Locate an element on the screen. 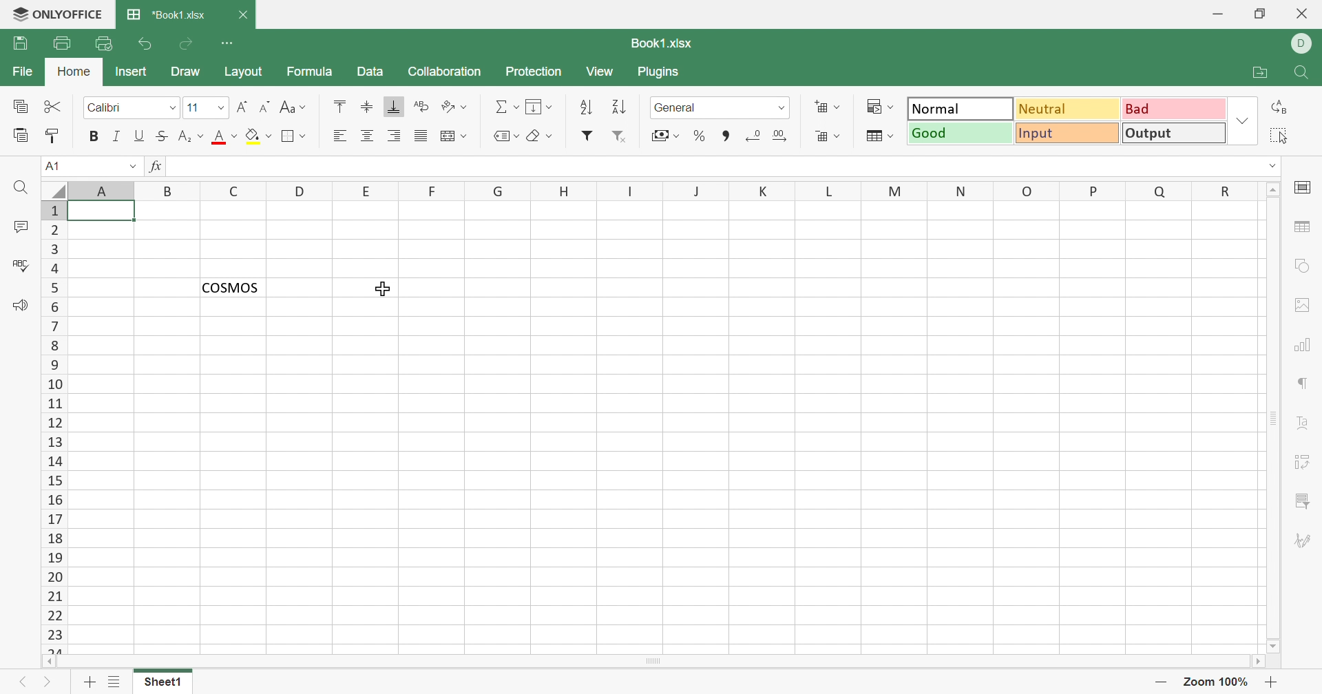 The height and width of the screenshot is (694, 1322). Underline is located at coordinates (141, 136).